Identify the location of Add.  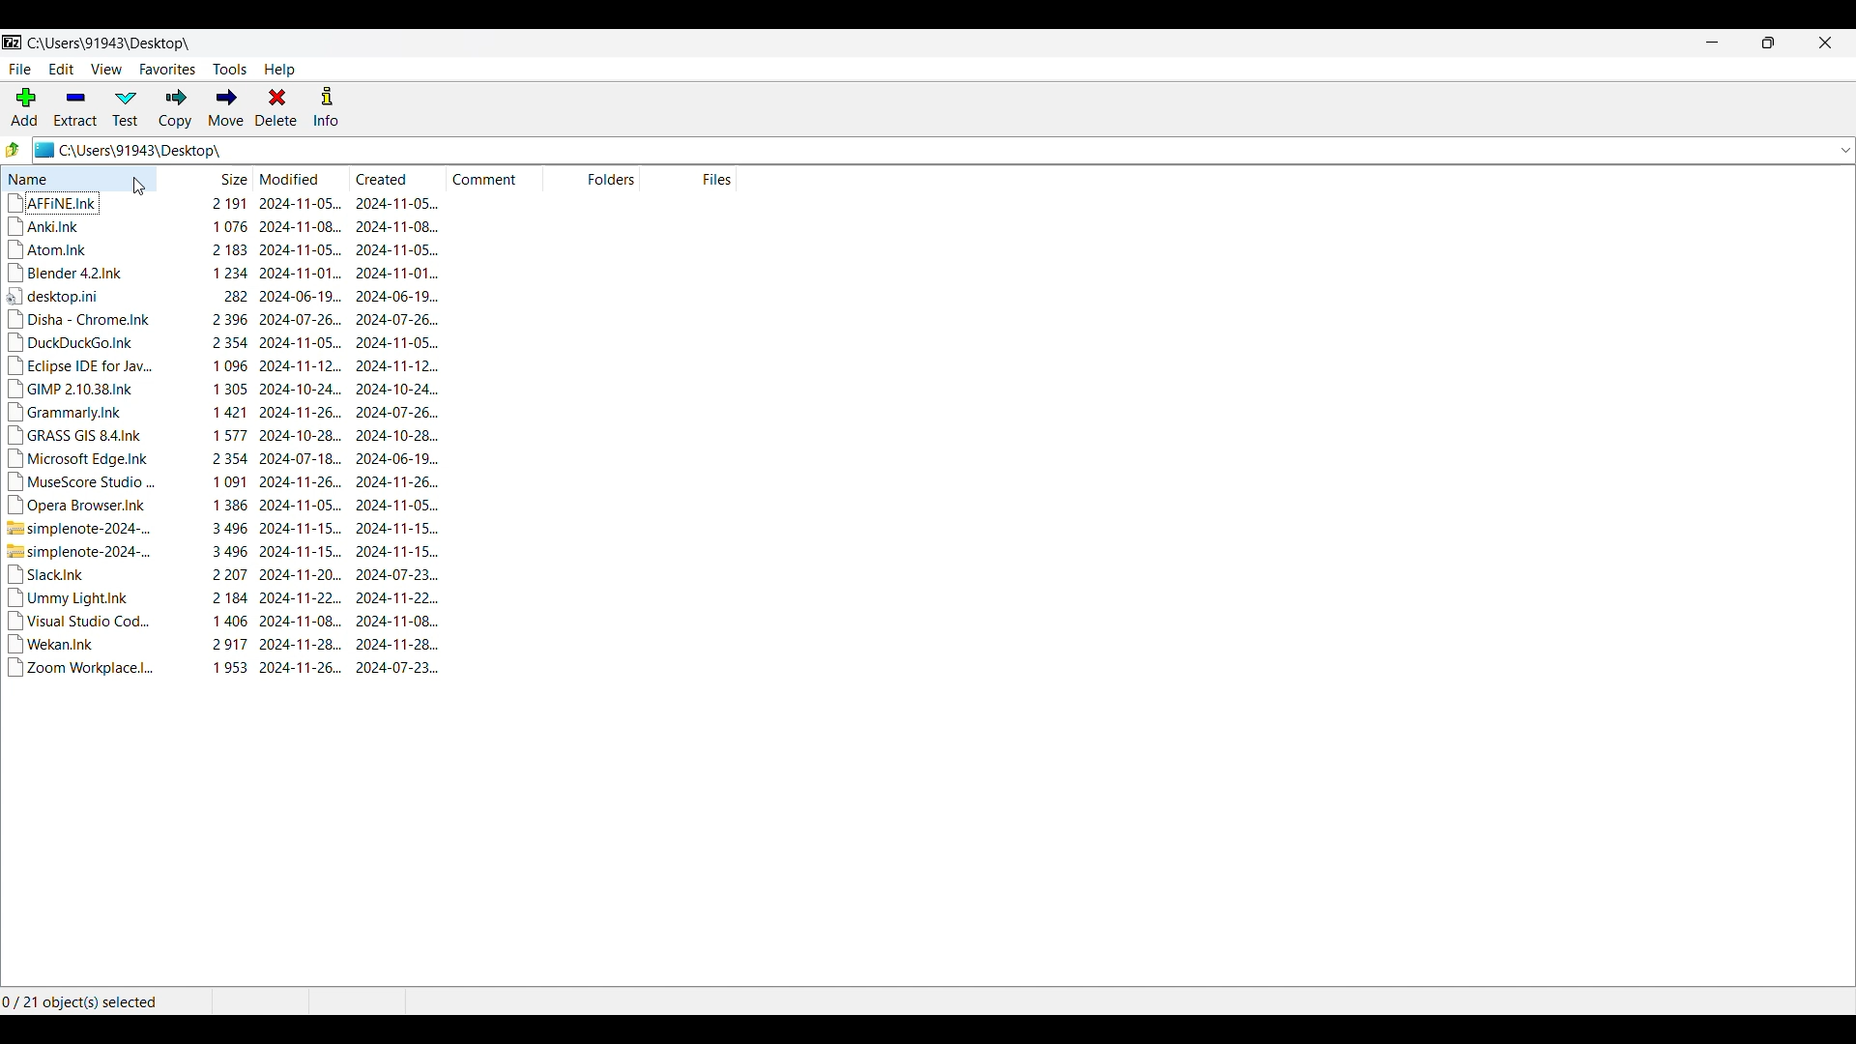
(25, 107).